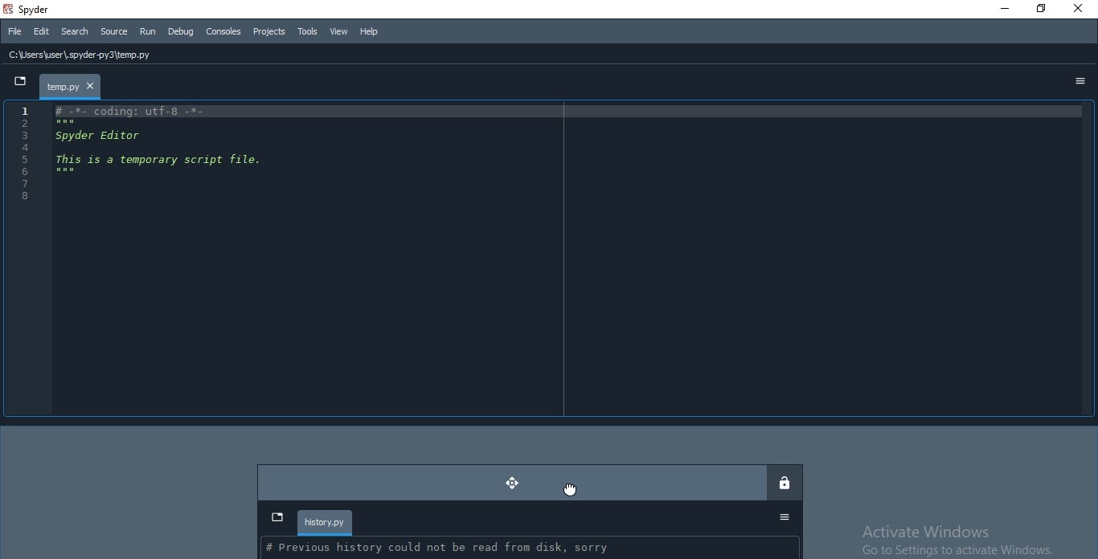  Describe the element at coordinates (370, 31) in the screenshot. I see `Help` at that location.